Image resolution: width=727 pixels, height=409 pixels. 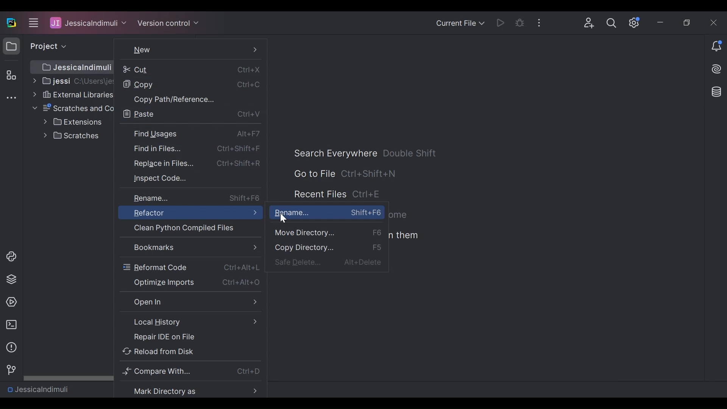 What do you see at coordinates (10, 76) in the screenshot?
I see `Structure` at bounding box center [10, 76].